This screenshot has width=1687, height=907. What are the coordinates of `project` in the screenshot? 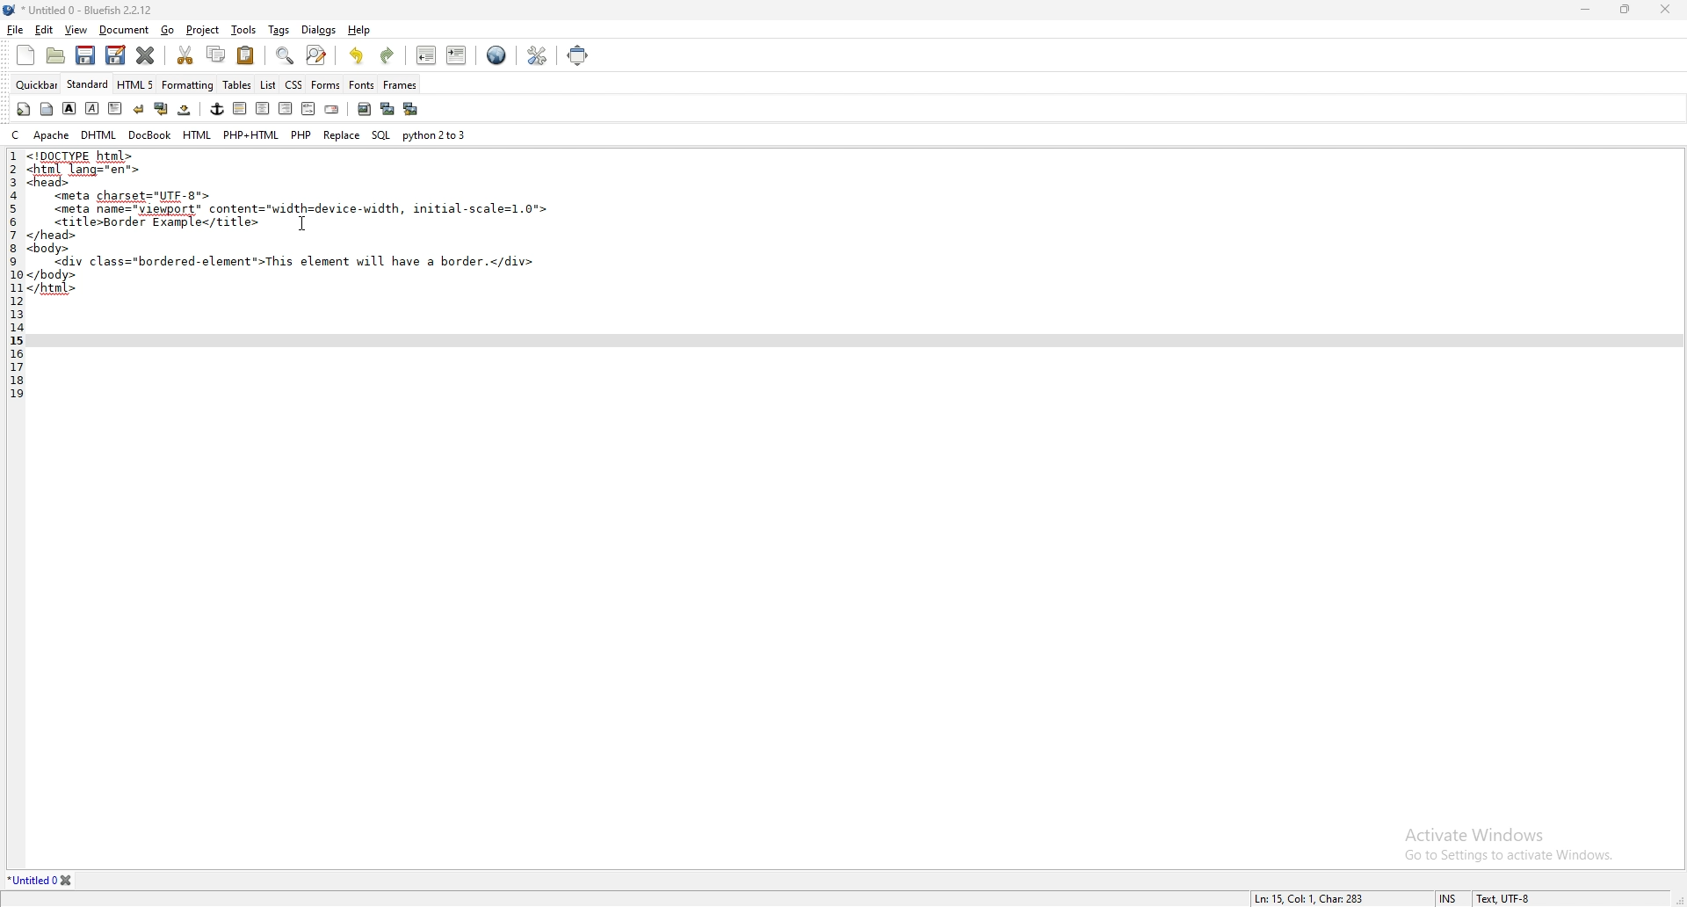 It's located at (205, 31).